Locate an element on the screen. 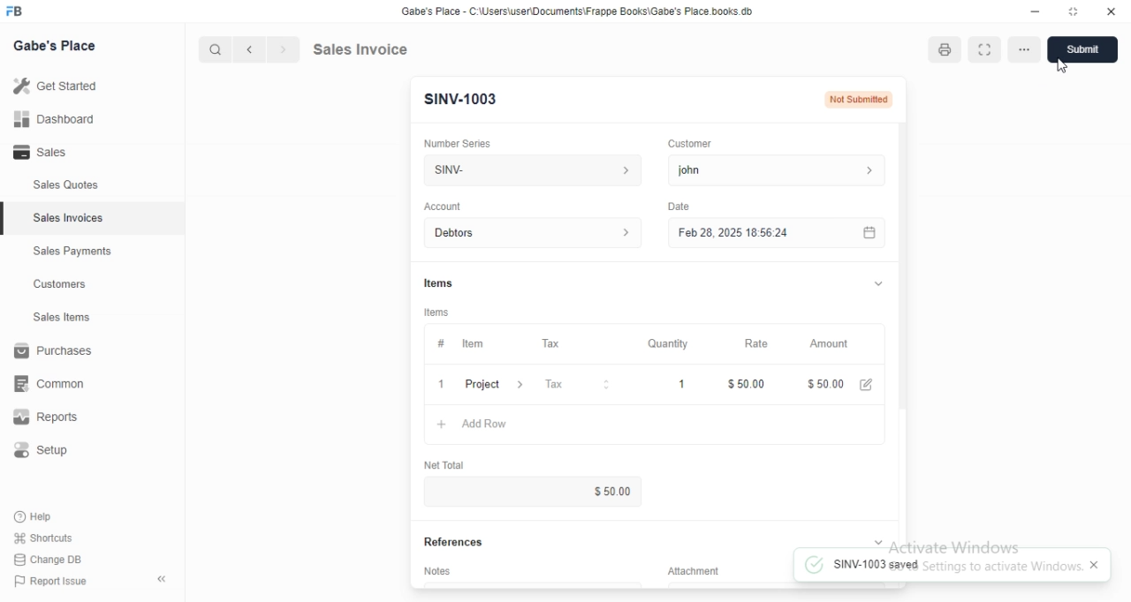 The width and height of the screenshot is (1131, 602). PP Report Issue. is located at coordinates (57, 584).